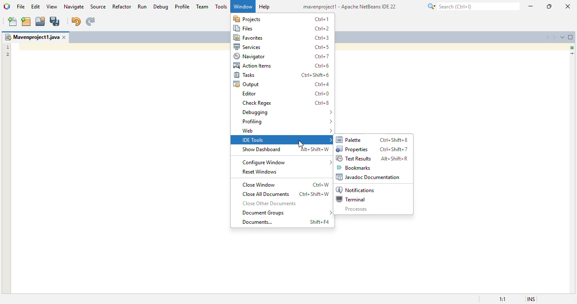  Describe the element at coordinates (250, 56) in the screenshot. I see `navigator` at that location.